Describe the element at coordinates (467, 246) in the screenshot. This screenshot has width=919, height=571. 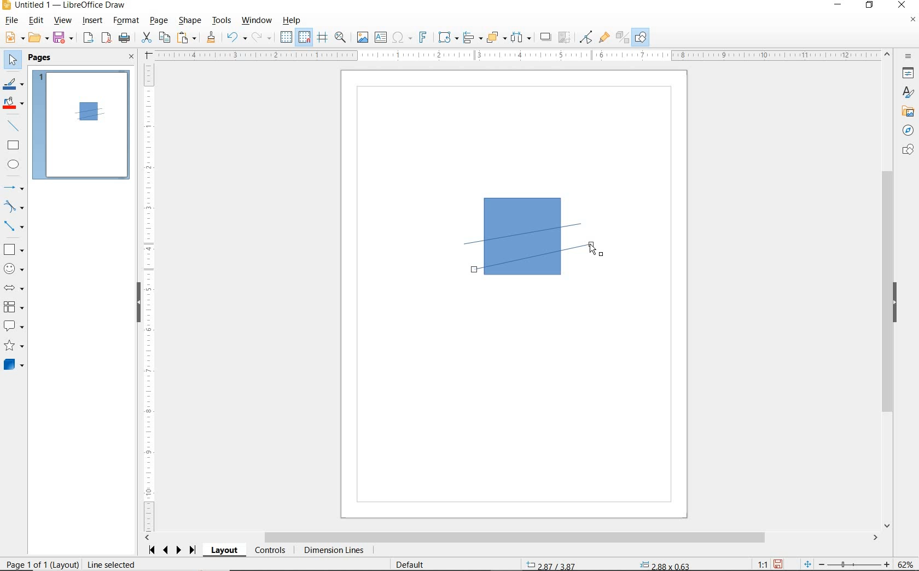
I see `LINE TOOL` at that location.